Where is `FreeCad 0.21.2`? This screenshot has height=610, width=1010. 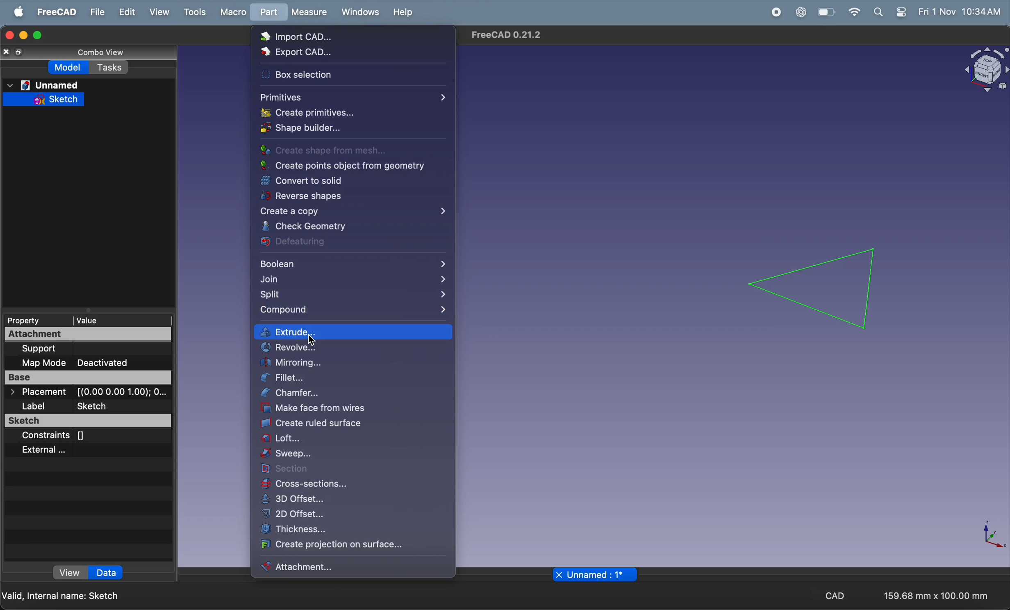
FreeCad 0.21.2 is located at coordinates (508, 36).